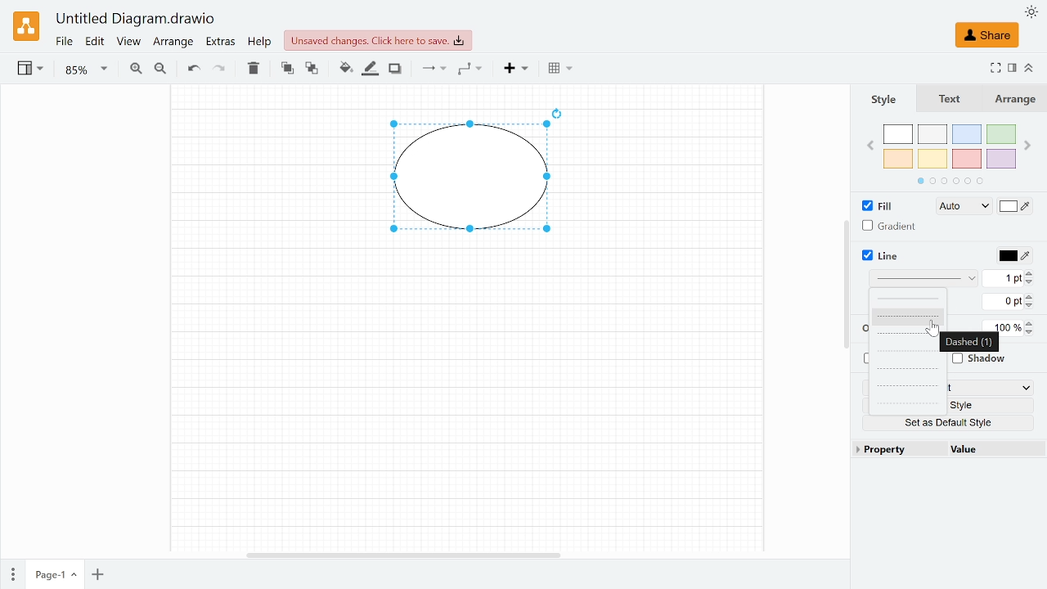 The image size is (1047, 589). I want to click on Shadow, so click(981, 360).